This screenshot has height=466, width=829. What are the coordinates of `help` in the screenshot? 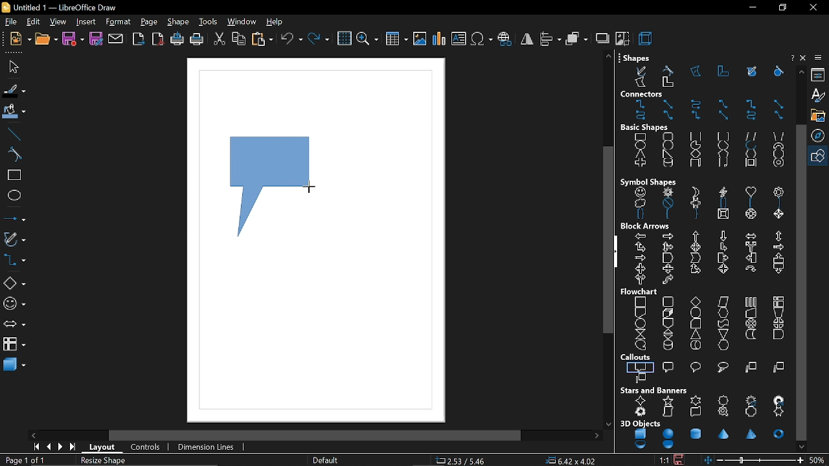 It's located at (278, 23).